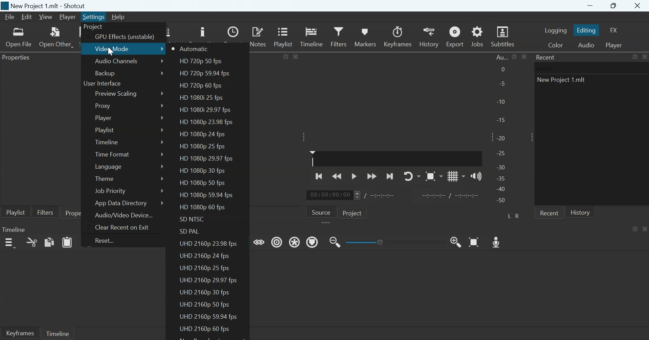  Describe the element at coordinates (549, 212) in the screenshot. I see `Recent` at that location.